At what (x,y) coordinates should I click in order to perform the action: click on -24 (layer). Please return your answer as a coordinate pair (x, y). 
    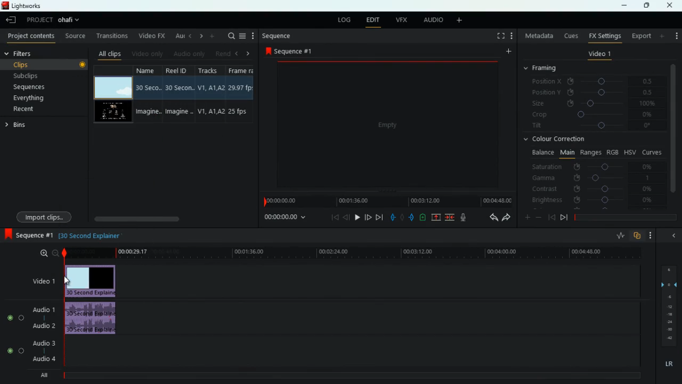
    Looking at the image, I should click on (667, 322).